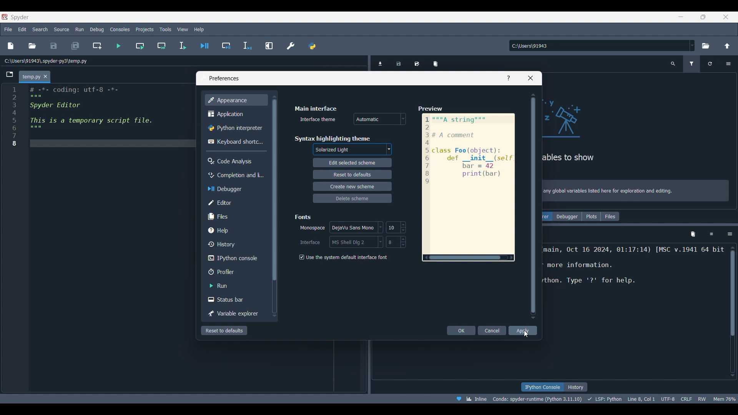 The width and height of the screenshot is (738, 415). I want to click on Options, so click(730, 234).